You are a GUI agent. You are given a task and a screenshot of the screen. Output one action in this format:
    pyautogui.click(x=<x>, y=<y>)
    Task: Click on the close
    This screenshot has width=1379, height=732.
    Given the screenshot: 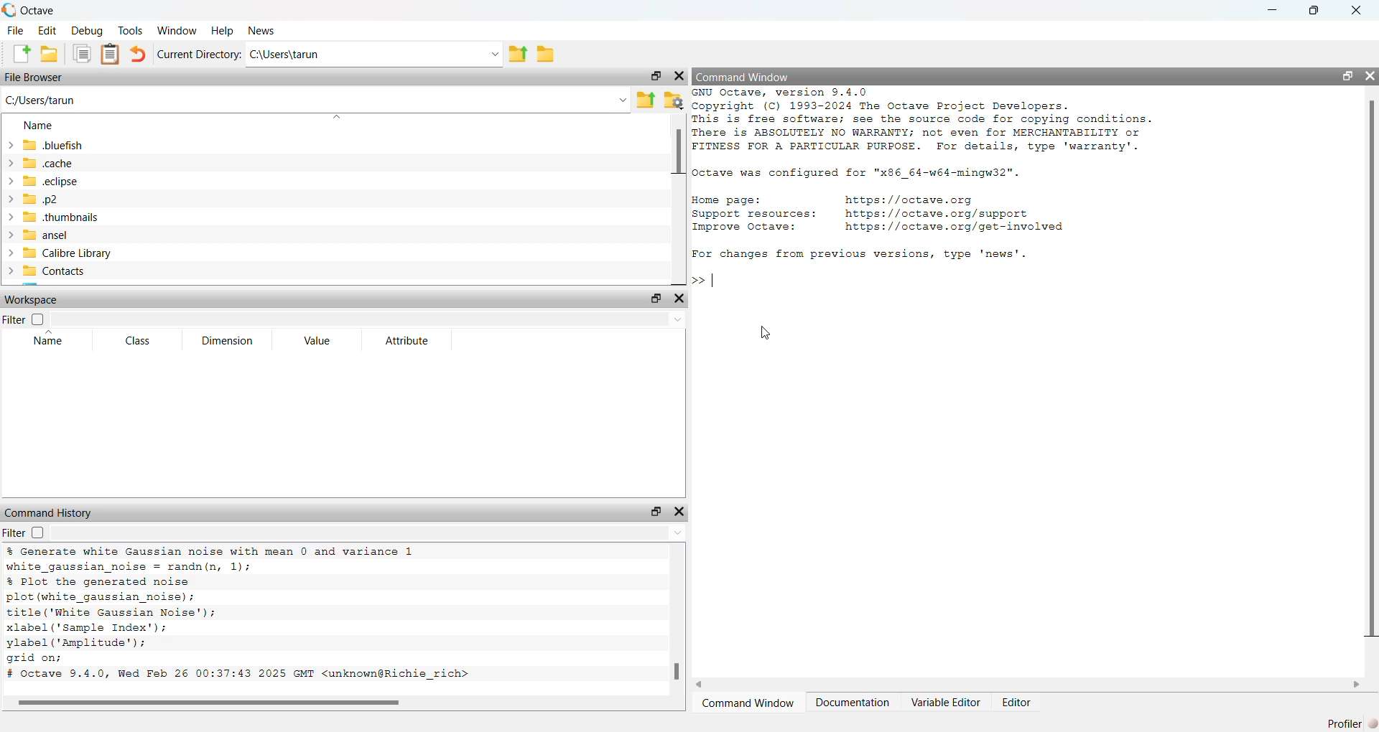 What is the action you would take?
    pyautogui.click(x=679, y=299)
    